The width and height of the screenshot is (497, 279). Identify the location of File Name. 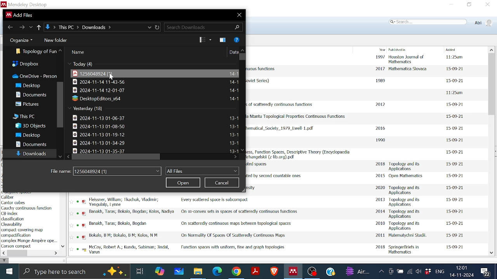
(61, 171).